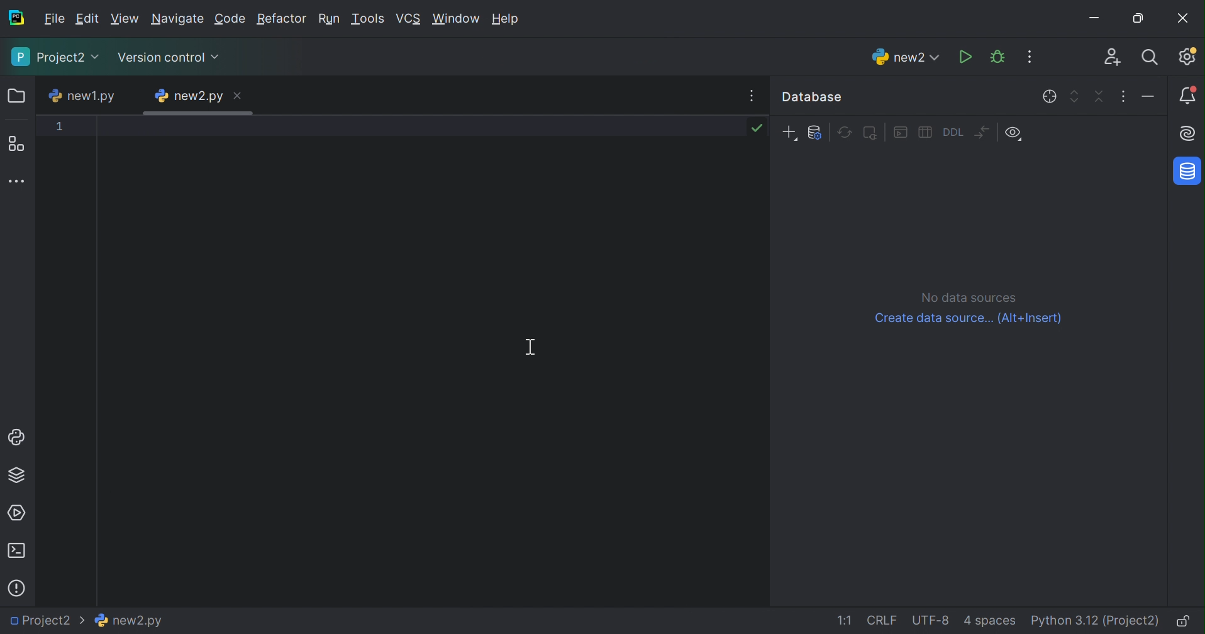 The height and width of the screenshot is (634, 1205). I want to click on Collapse all, so click(1099, 97).